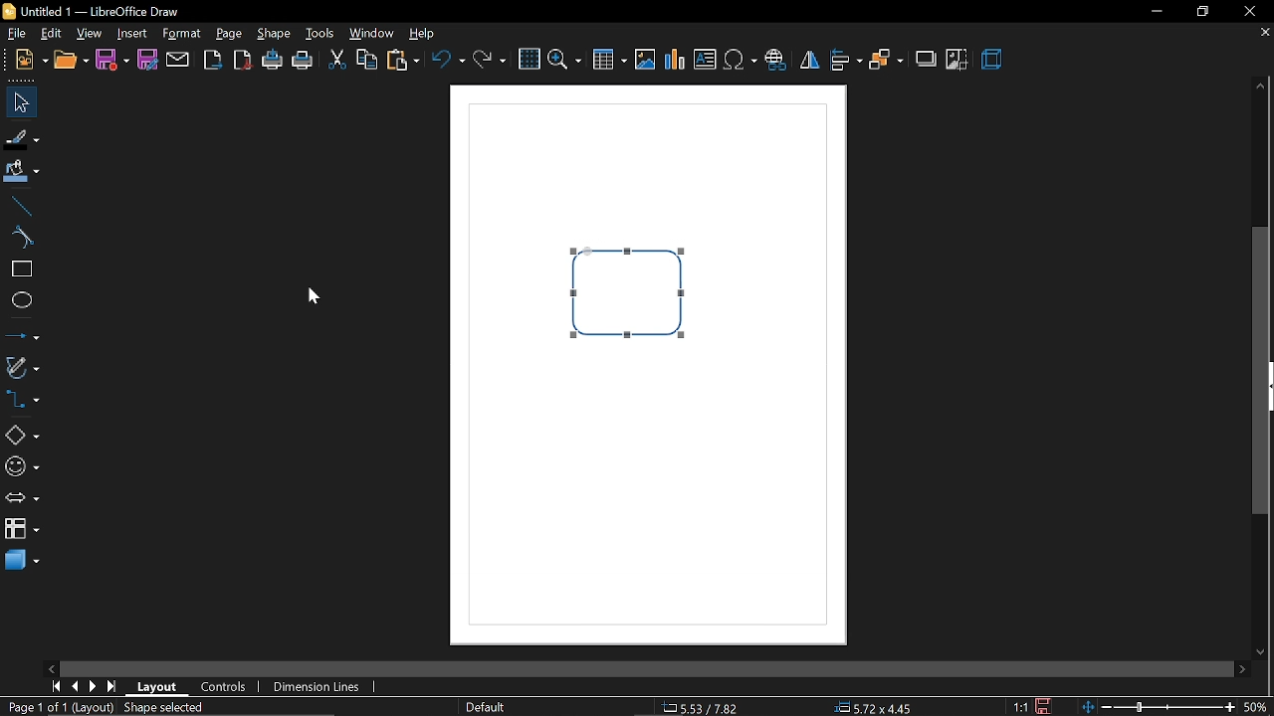 This screenshot has width=1274, height=716. What do you see at coordinates (22, 560) in the screenshot?
I see `3d shapes` at bounding box center [22, 560].